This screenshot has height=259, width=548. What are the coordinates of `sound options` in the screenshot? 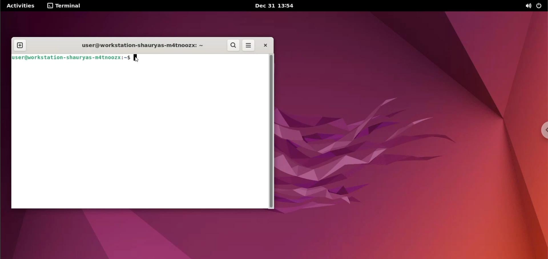 It's located at (527, 6).